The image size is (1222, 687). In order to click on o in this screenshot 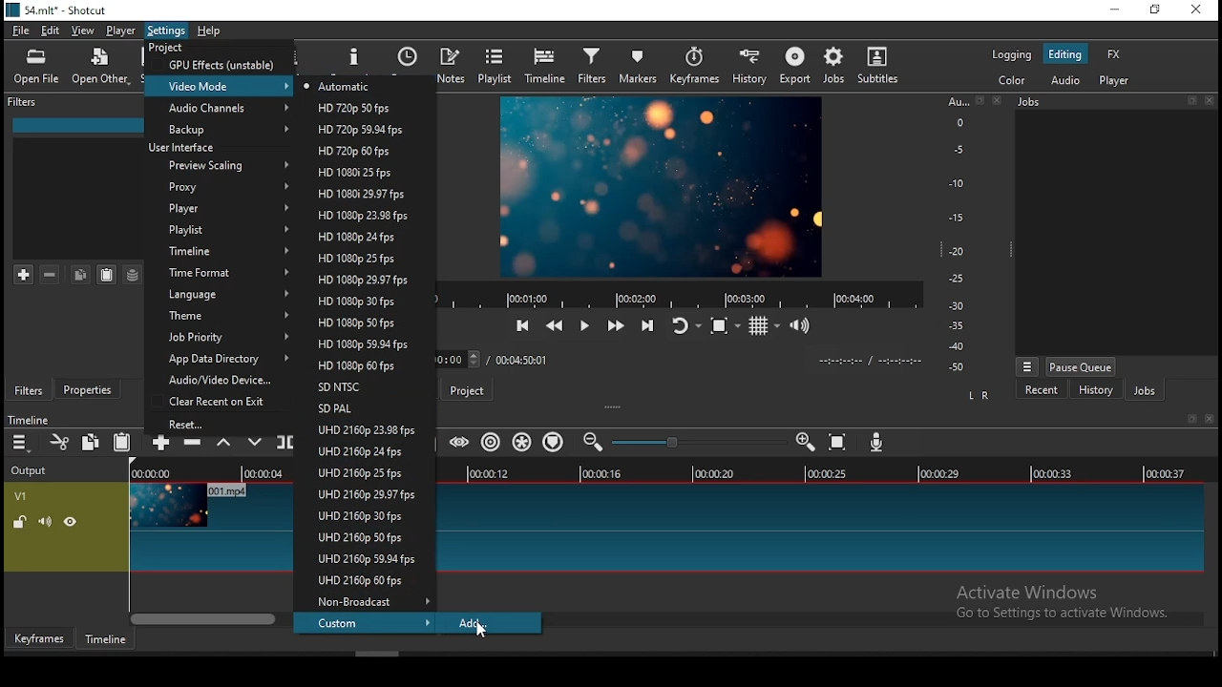, I will do `click(953, 121)`.